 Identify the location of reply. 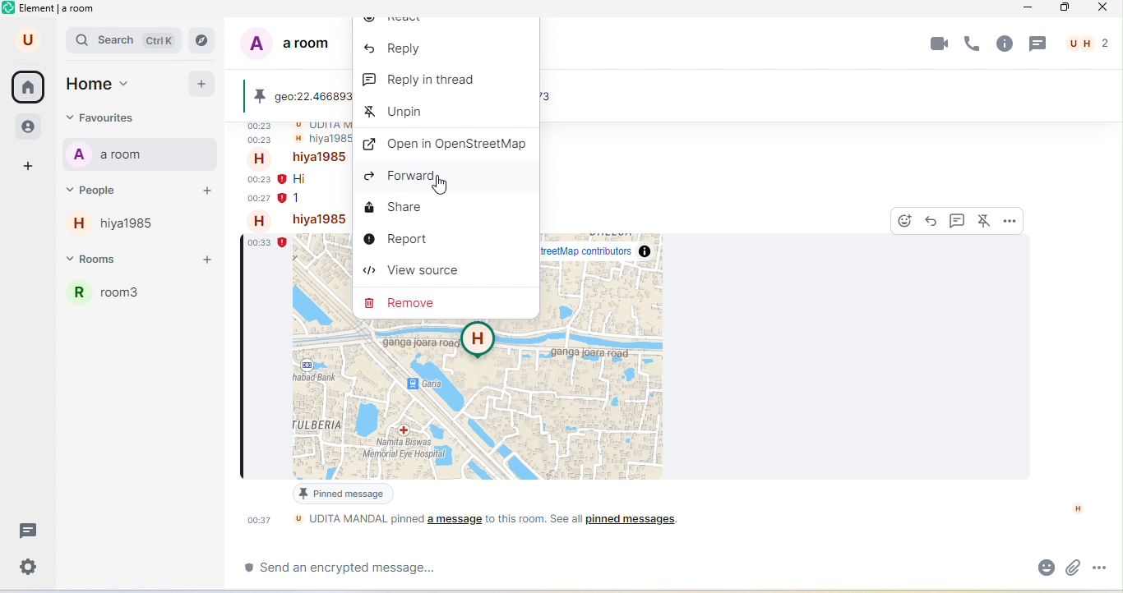
(395, 49).